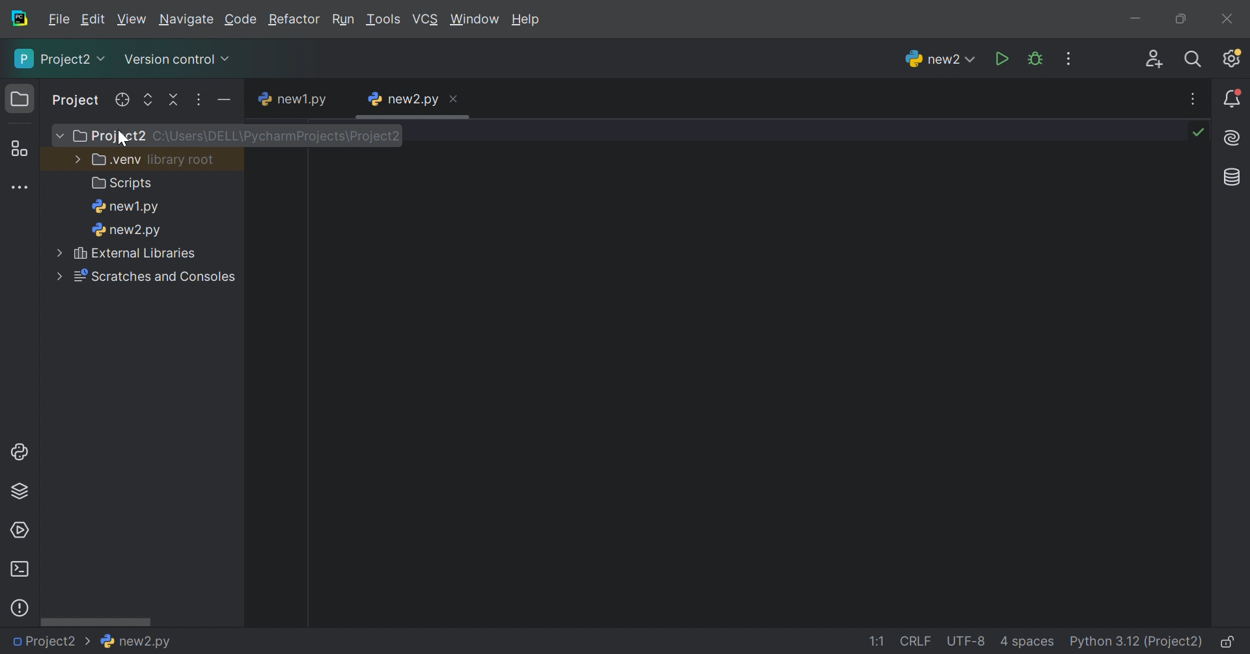 The width and height of the screenshot is (1250, 654). What do you see at coordinates (20, 493) in the screenshot?
I see `Python Packages` at bounding box center [20, 493].